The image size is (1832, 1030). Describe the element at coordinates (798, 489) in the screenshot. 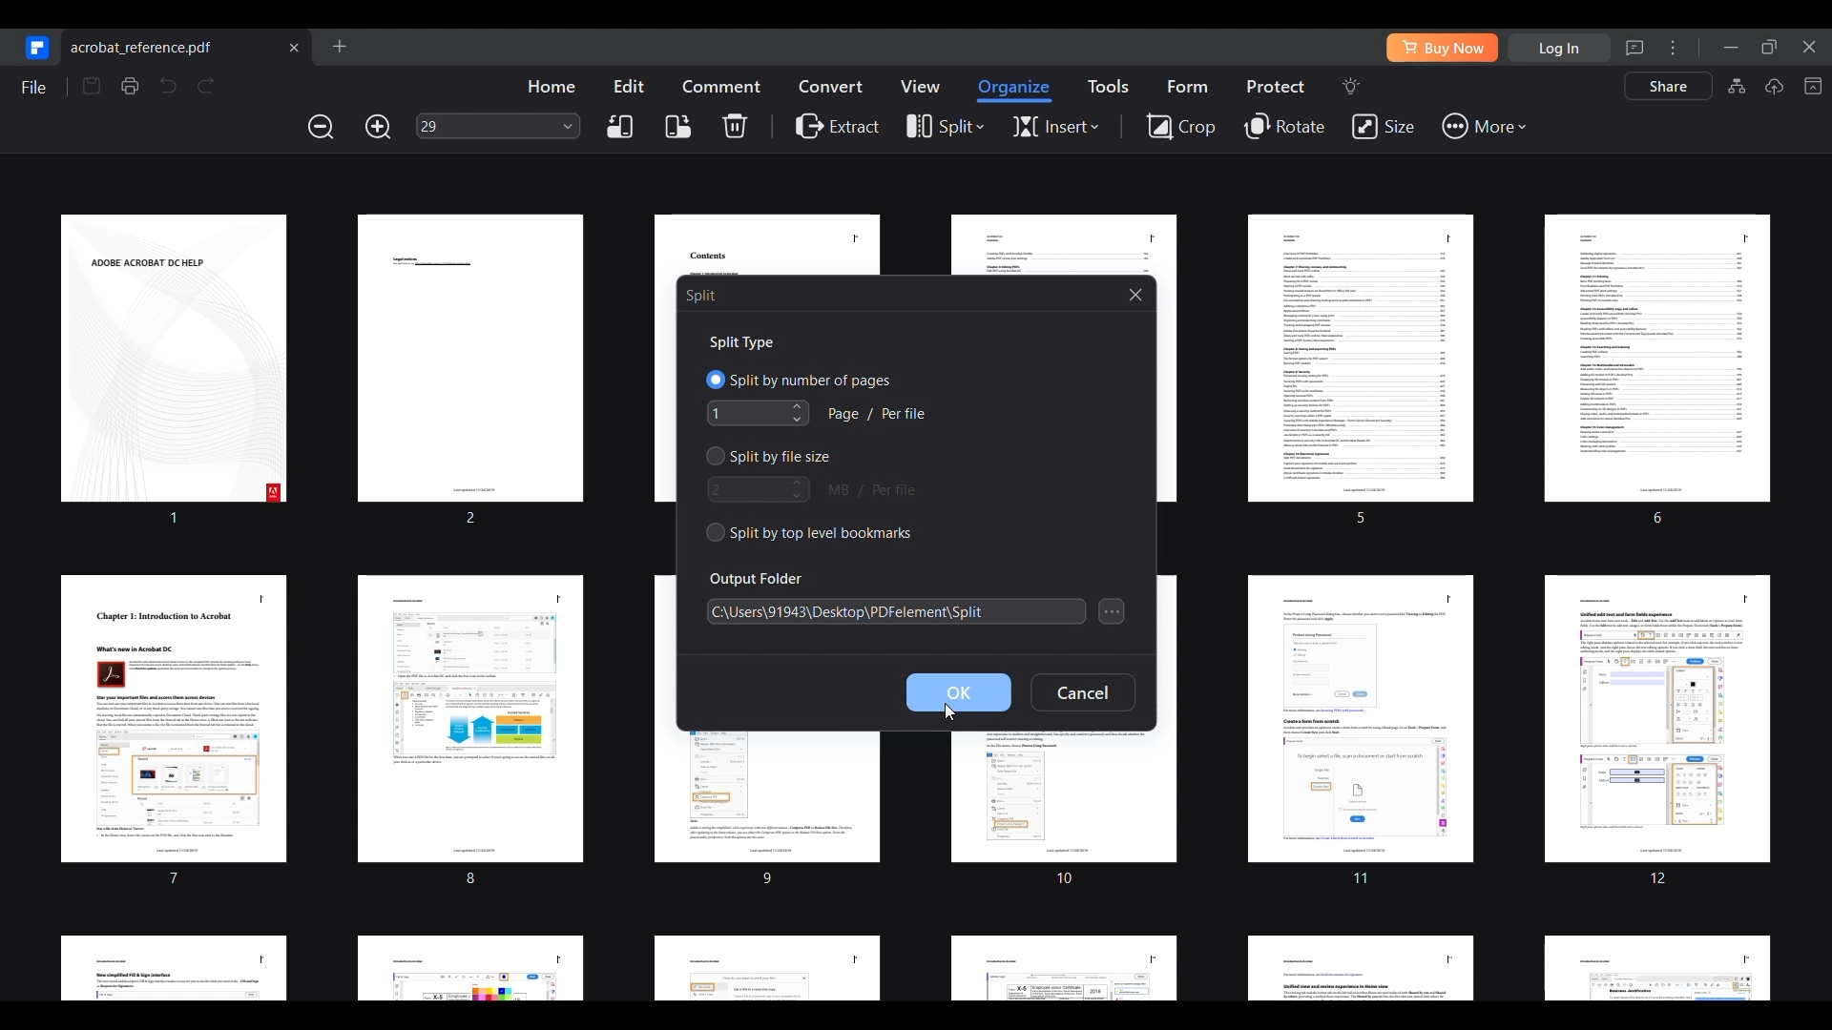

I see `Increase/Decrease file size` at that location.